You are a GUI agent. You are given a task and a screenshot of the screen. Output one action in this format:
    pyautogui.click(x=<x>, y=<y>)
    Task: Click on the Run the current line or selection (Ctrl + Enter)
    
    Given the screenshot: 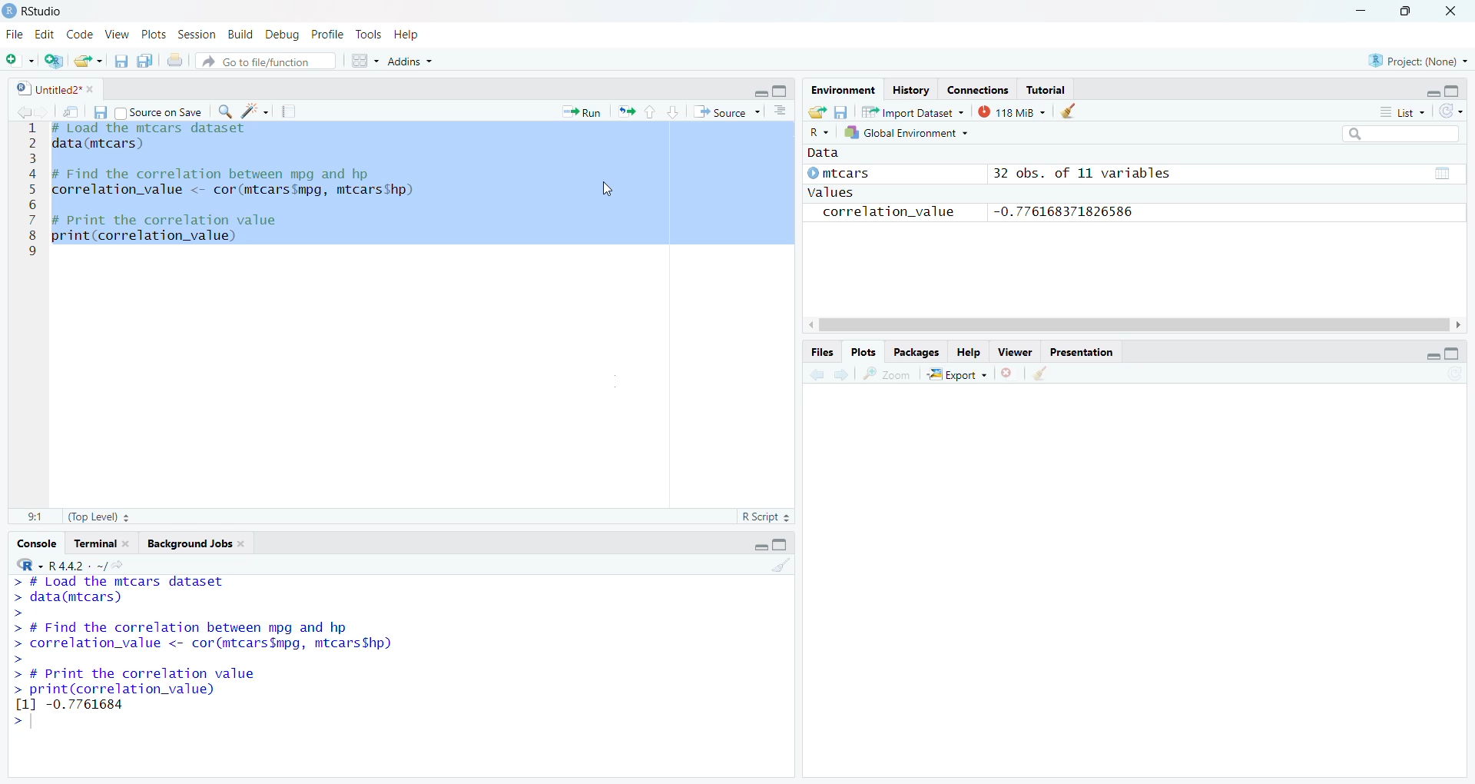 What is the action you would take?
    pyautogui.click(x=583, y=111)
    